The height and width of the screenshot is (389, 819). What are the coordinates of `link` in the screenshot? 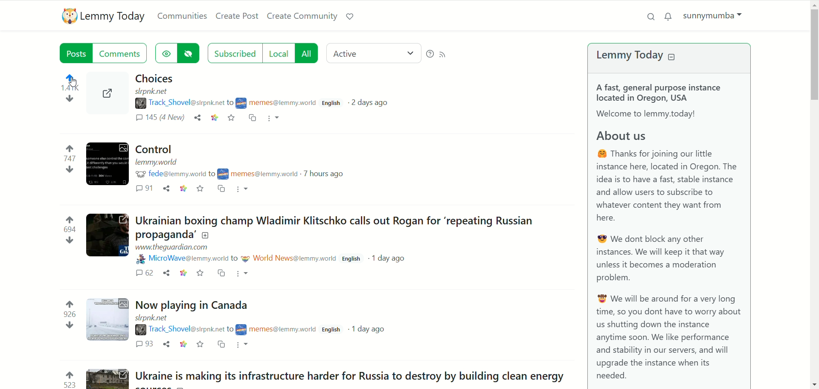 It's located at (184, 345).